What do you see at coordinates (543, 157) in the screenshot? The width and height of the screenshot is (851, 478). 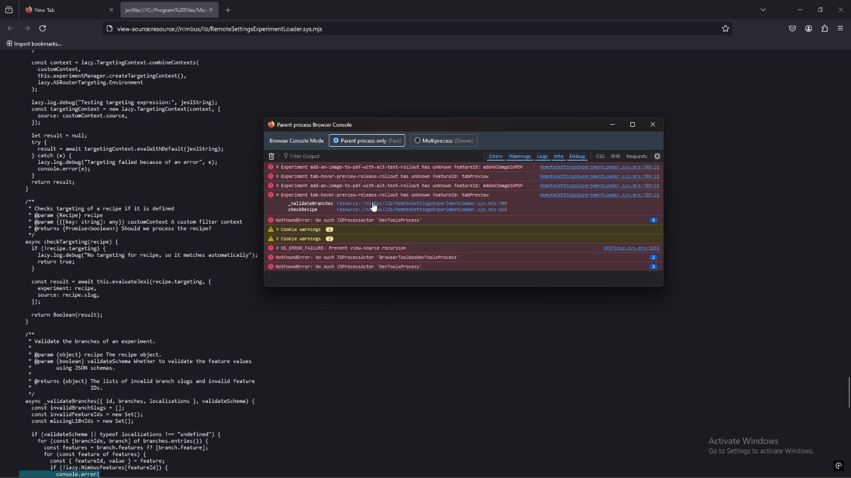 I see `logs` at bounding box center [543, 157].